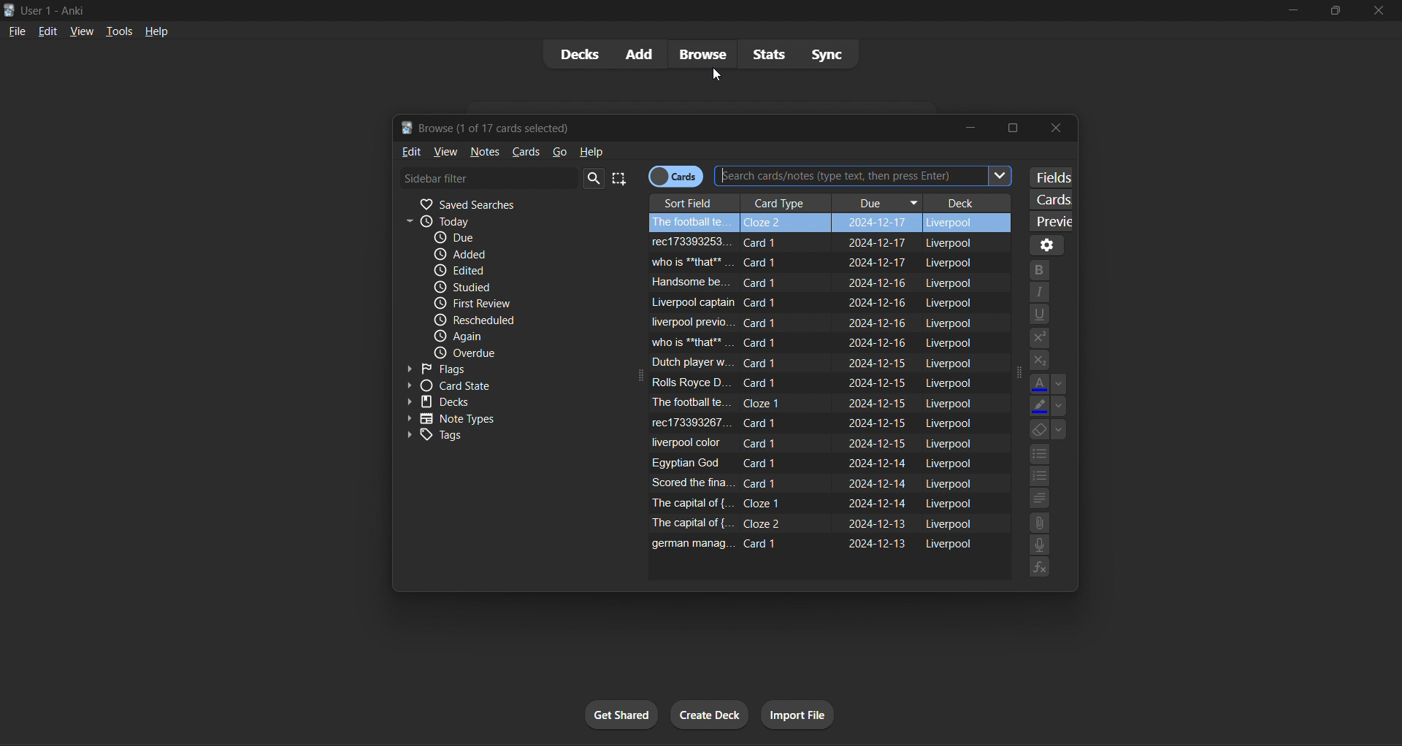 The height and width of the screenshot is (746, 1402). Describe the element at coordinates (719, 72) in the screenshot. I see `cursor` at that location.